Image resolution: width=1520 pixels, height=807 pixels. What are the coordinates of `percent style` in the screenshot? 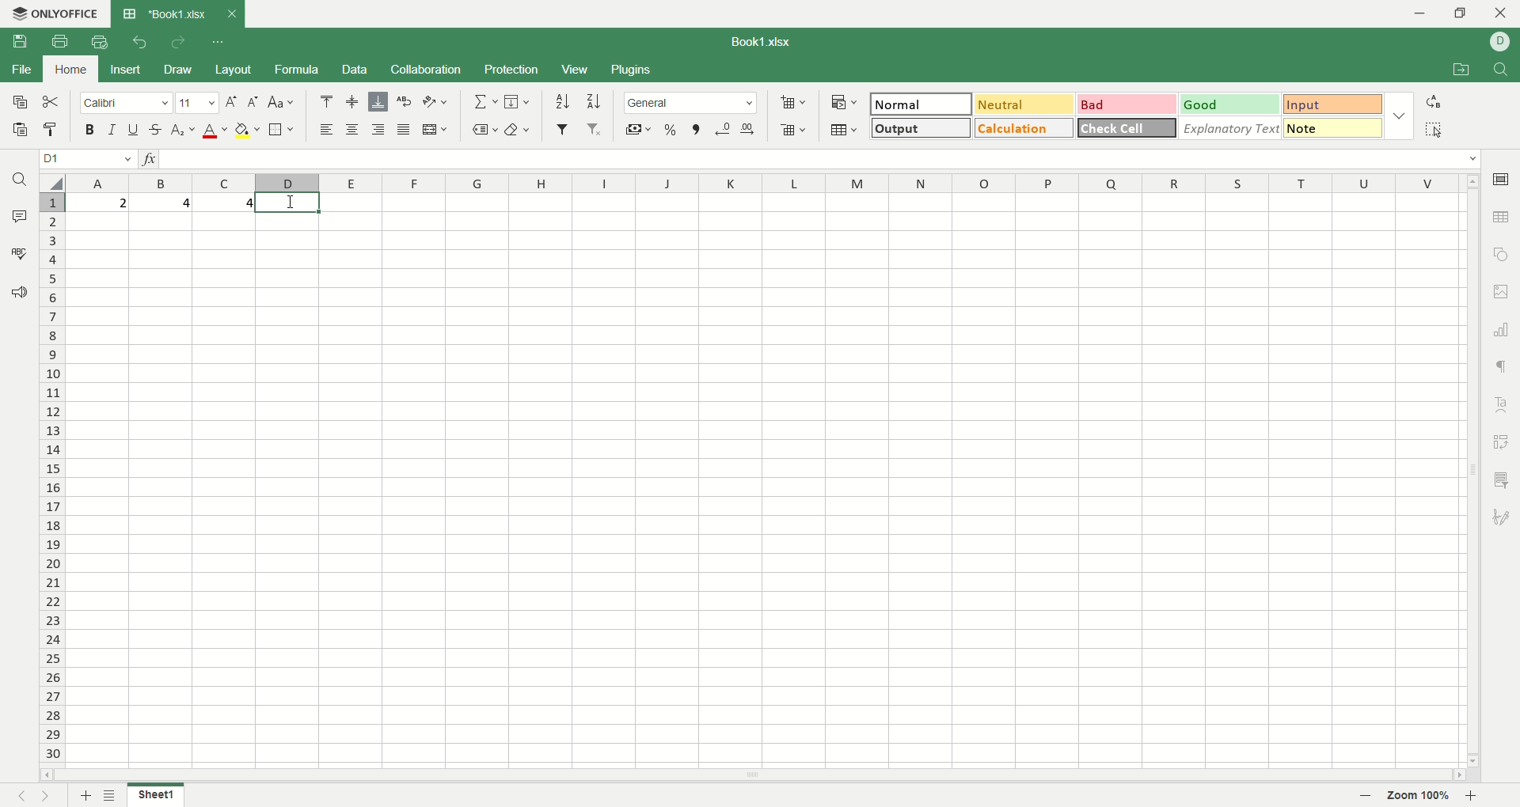 It's located at (672, 129).